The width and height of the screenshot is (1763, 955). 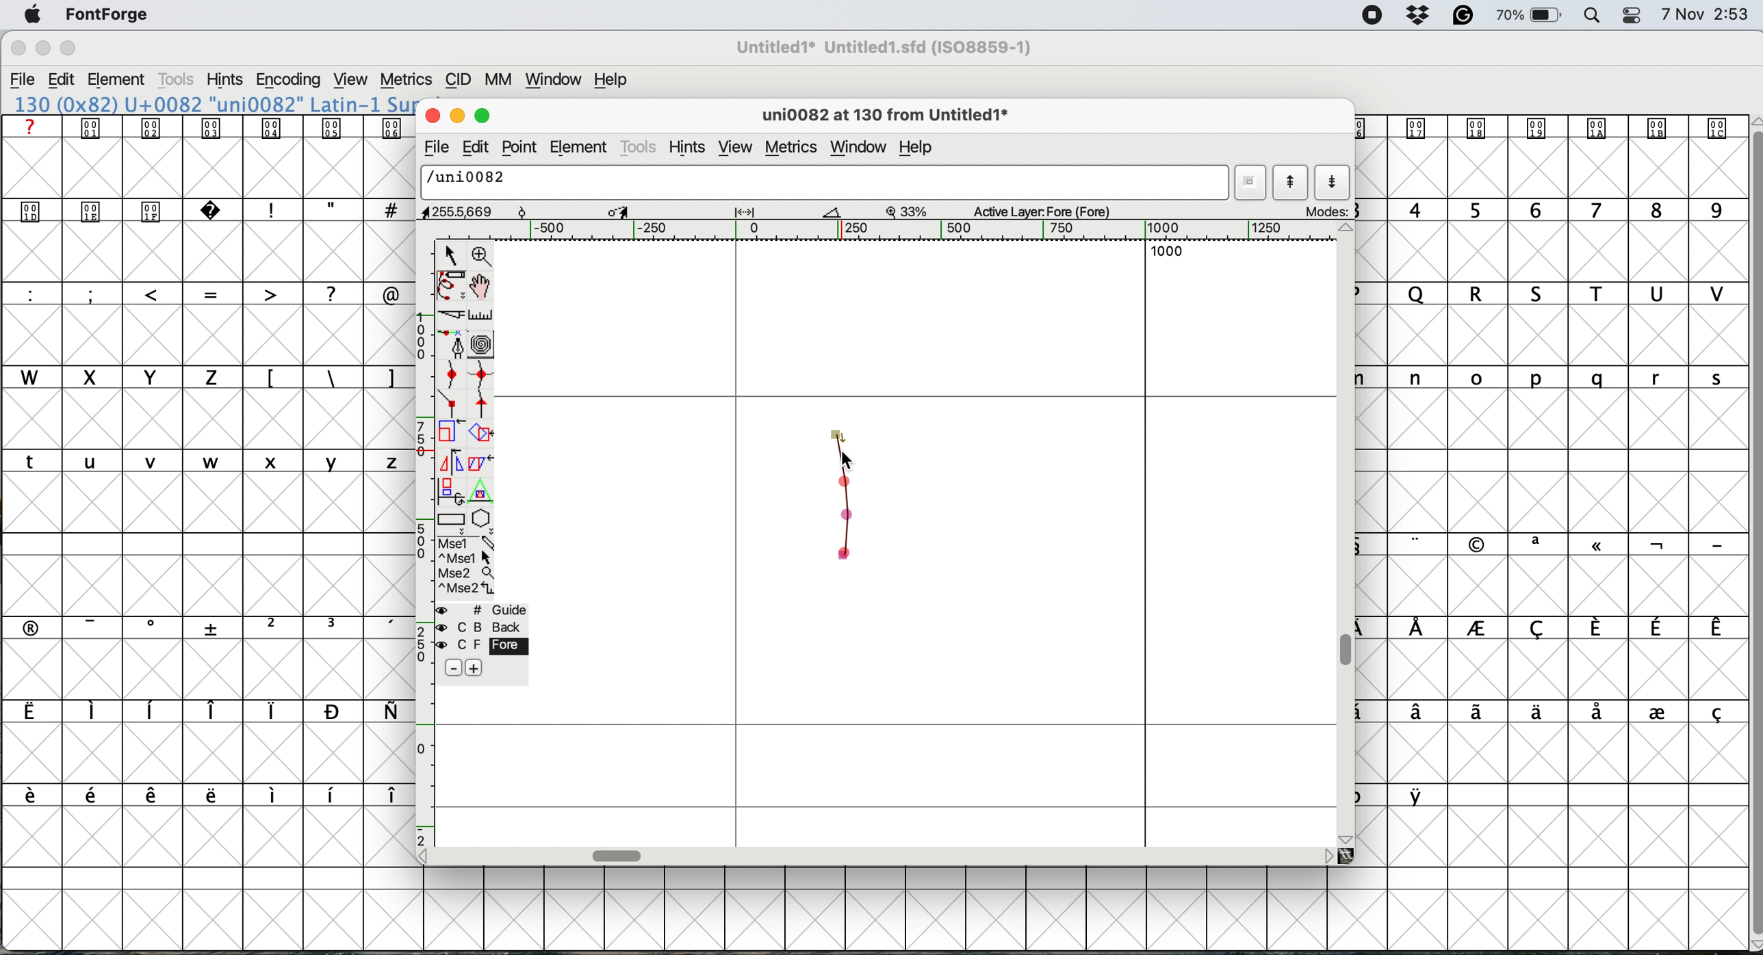 What do you see at coordinates (1541, 543) in the screenshot?
I see `special characters` at bounding box center [1541, 543].